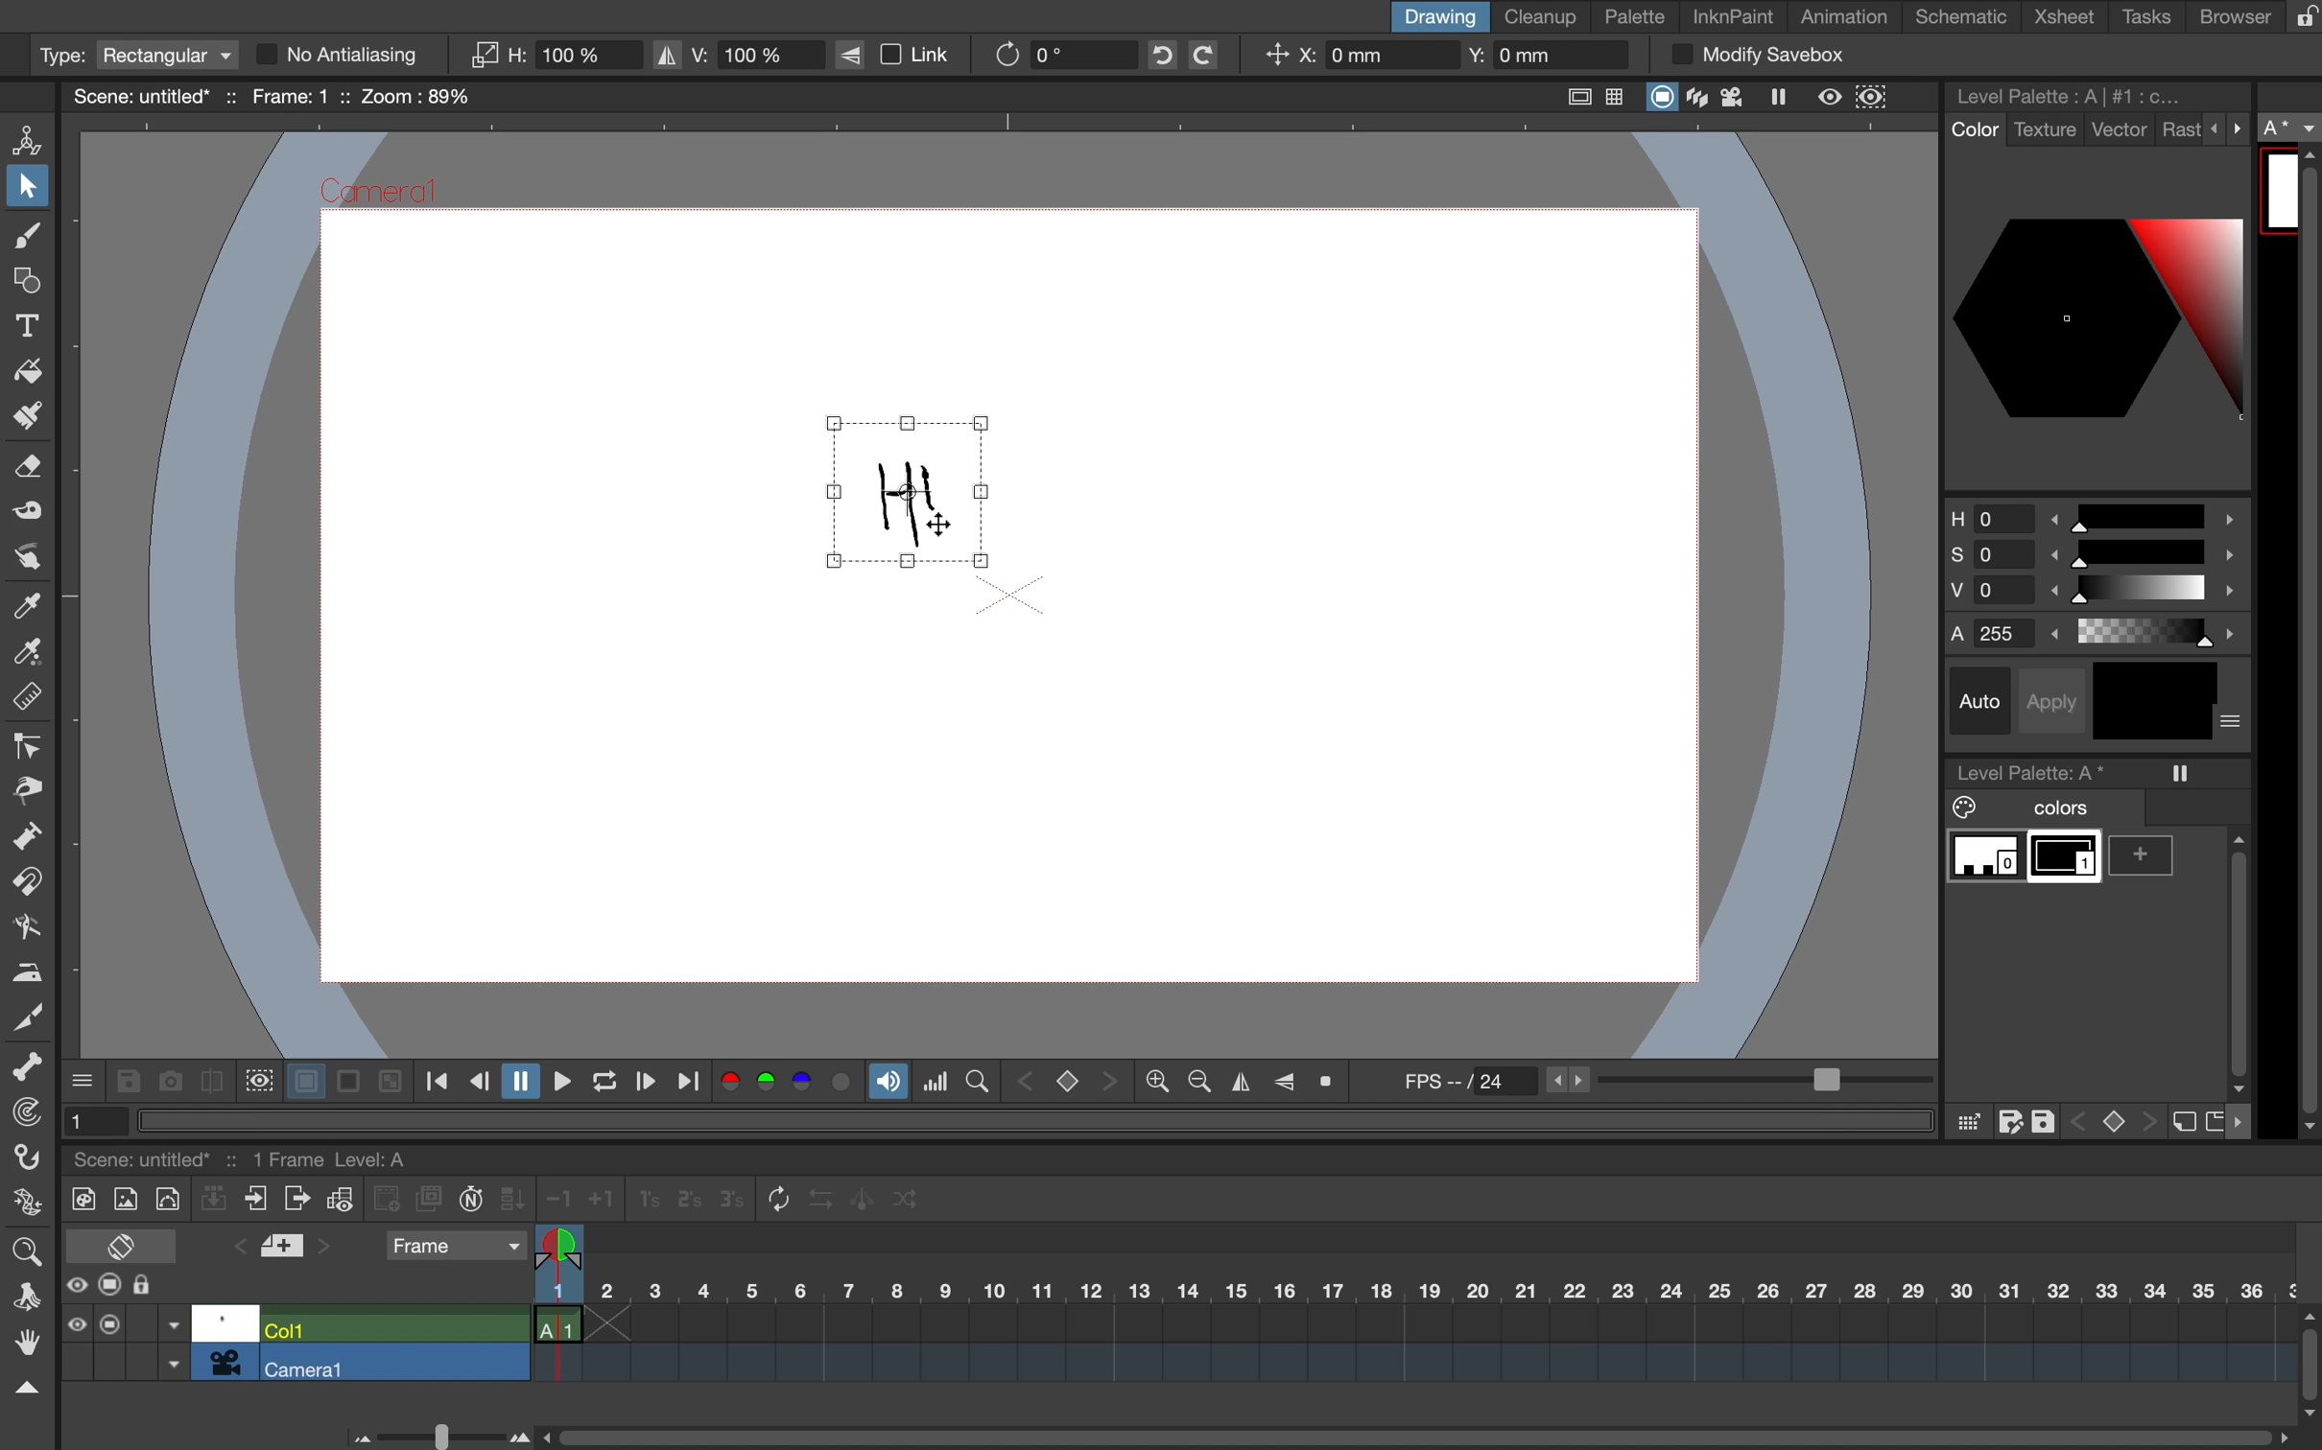  I want to click on save as, so click(2010, 1122).